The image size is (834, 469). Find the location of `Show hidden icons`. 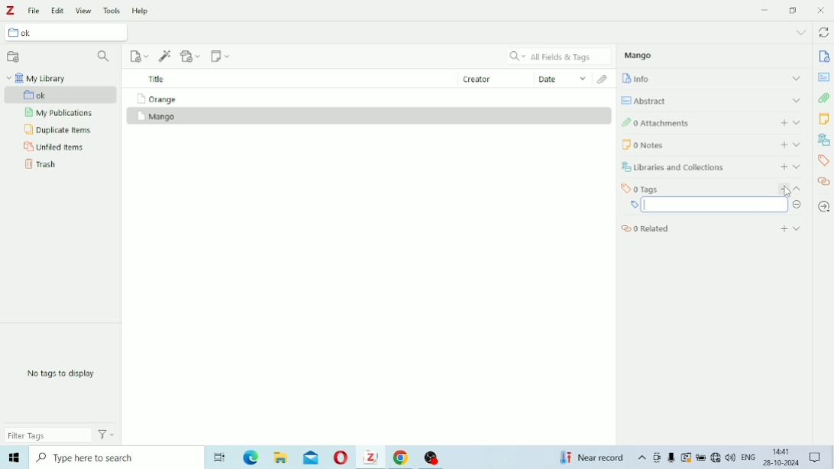

Show hidden icons is located at coordinates (642, 458).